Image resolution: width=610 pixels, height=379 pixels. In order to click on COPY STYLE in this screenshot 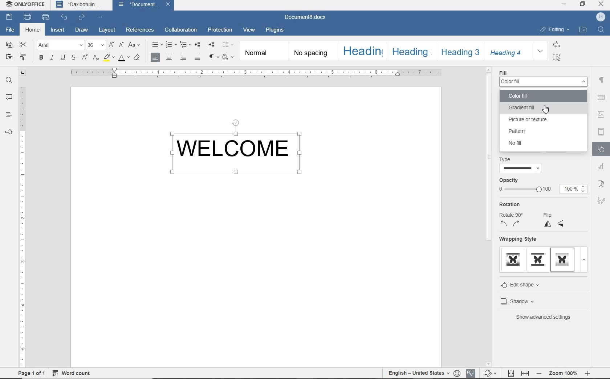, I will do `click(24, 57)`.